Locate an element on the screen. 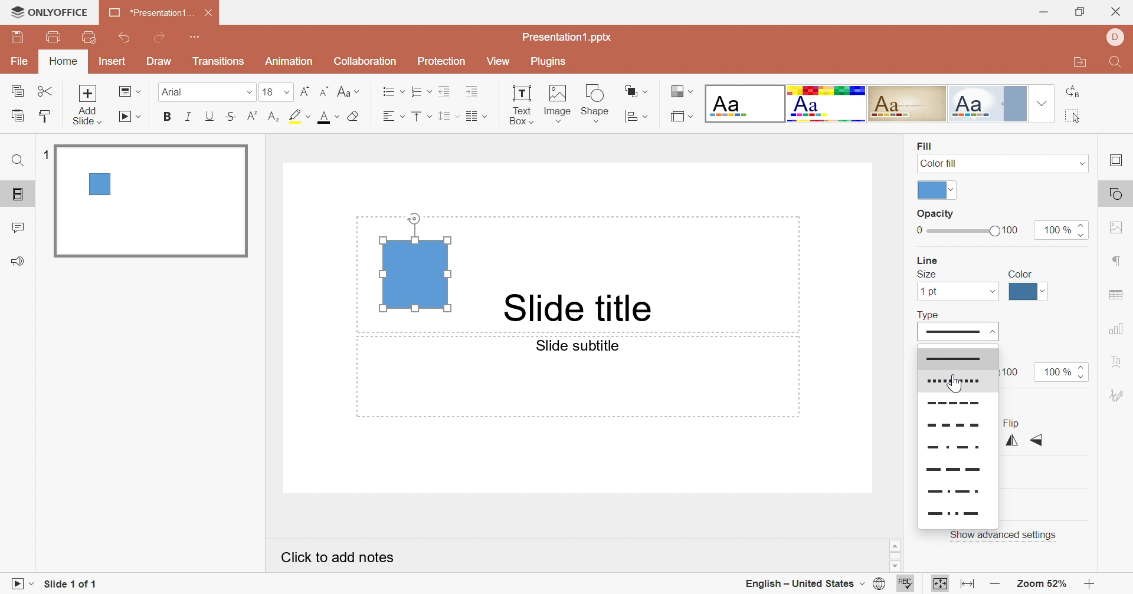  Images is located at coordinates (557, 103).